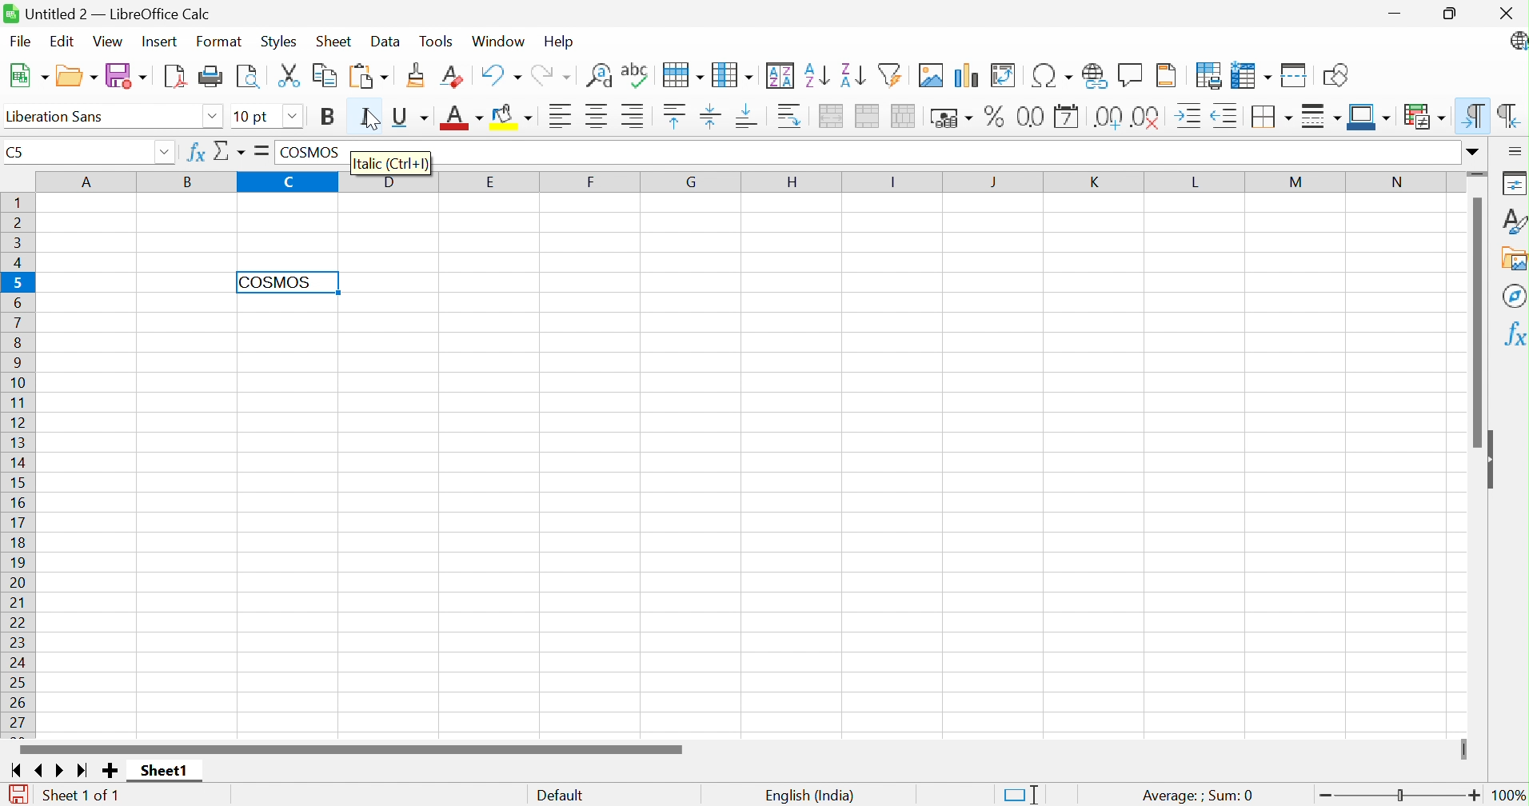  Describe the element at coordinates (1478, 321) in the screenshot. I see `Scroll bar` at that location.